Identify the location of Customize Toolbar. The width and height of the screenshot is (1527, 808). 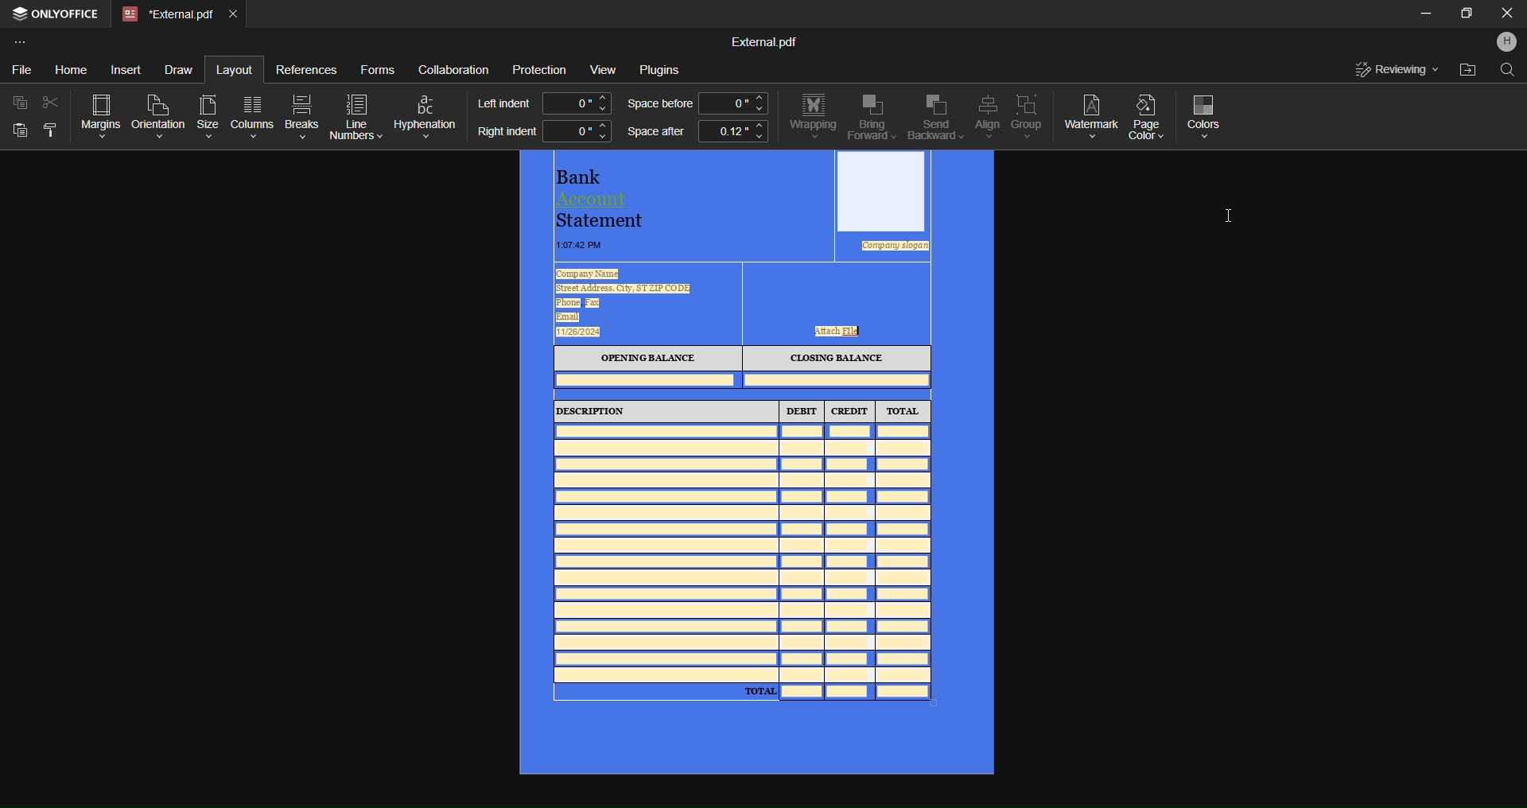
(21, 42).